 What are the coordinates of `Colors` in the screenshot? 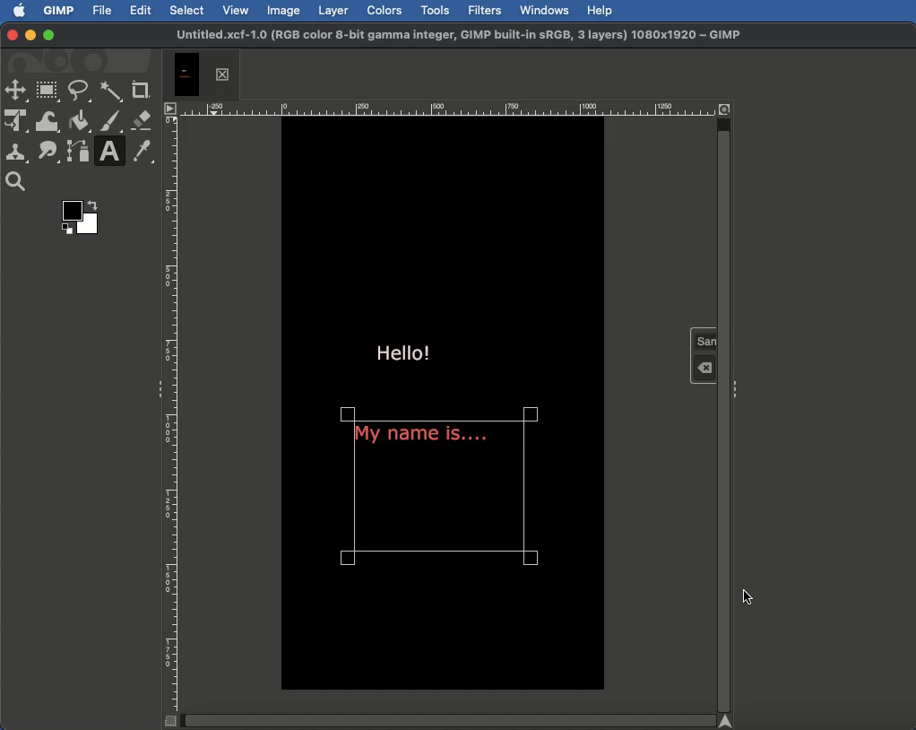 It's located at (384, 10).